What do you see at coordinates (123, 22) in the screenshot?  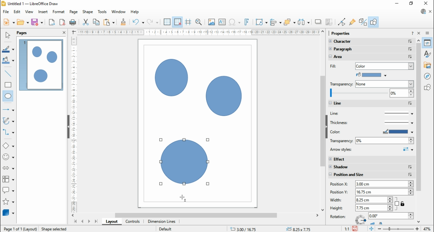 I see `clone formatting` at bounding box center [123, 22].